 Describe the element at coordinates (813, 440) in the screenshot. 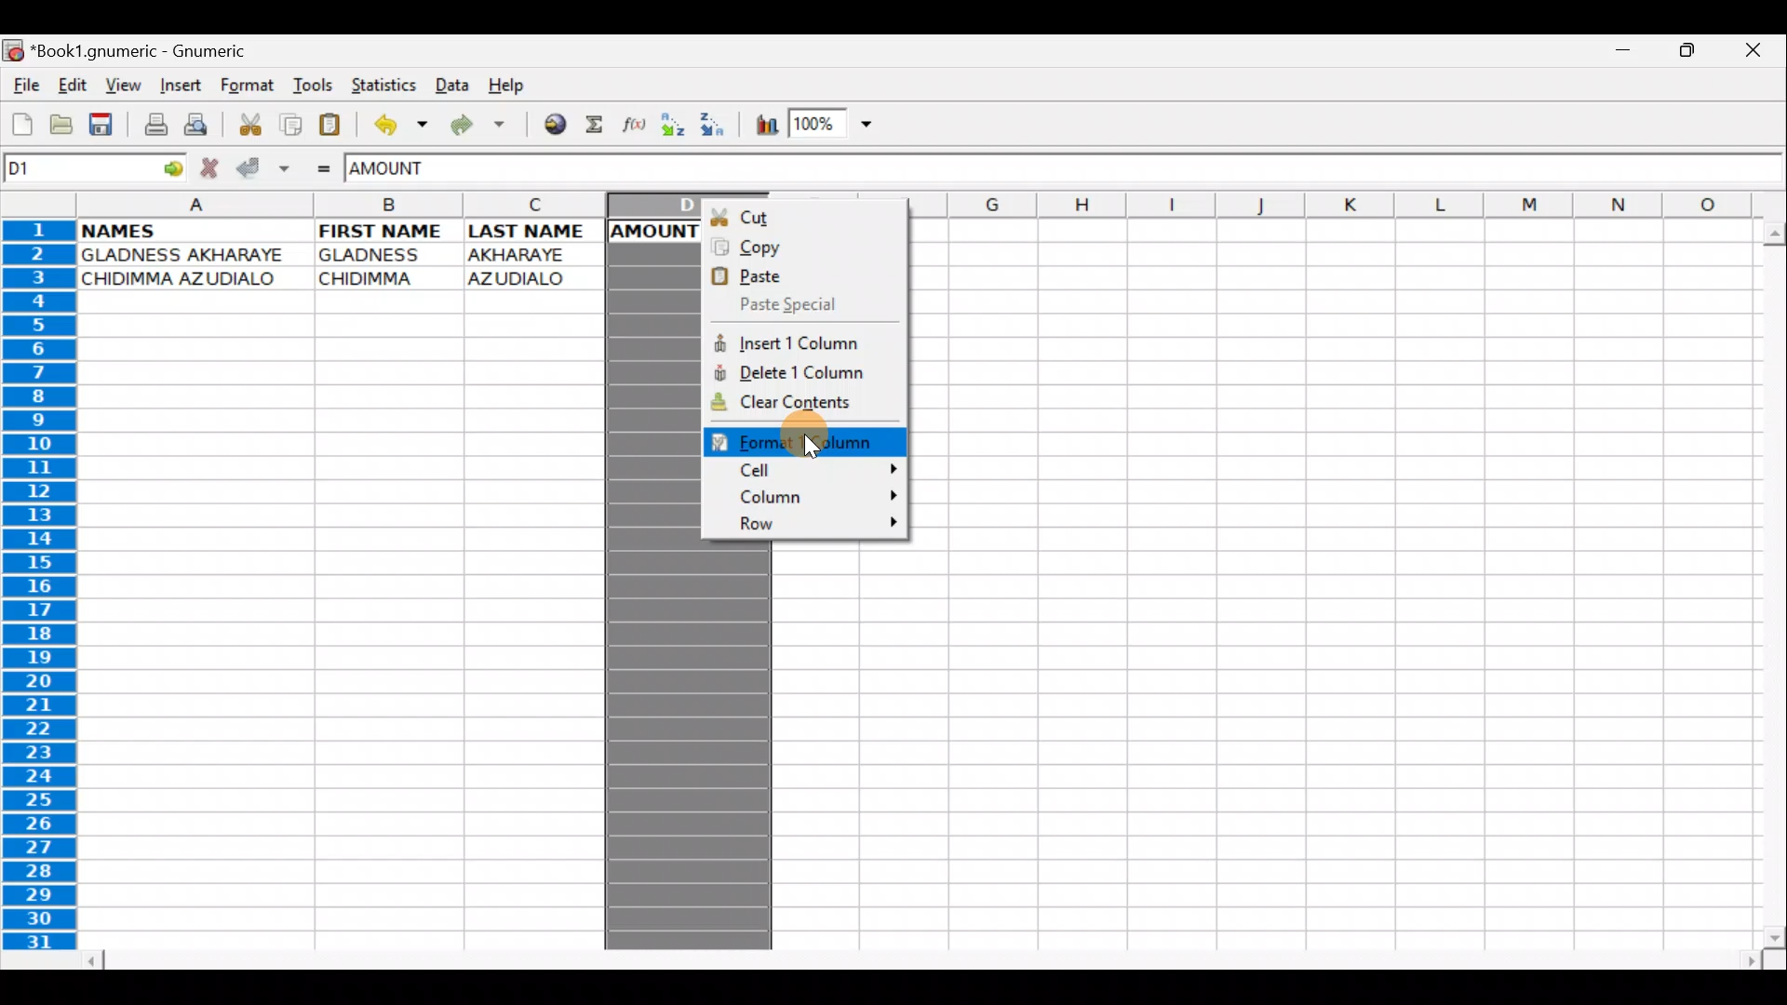

I see `Format 1 column` at that location.